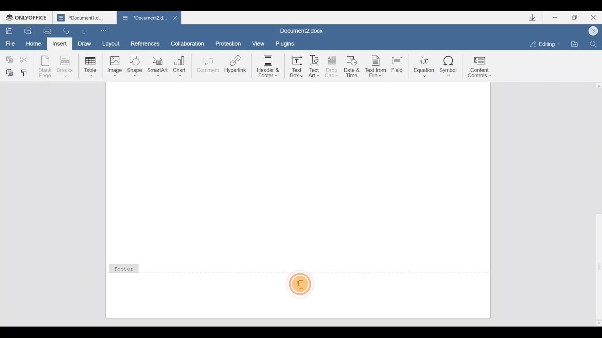  Describe the element at coordinates (66, 30) in the screenshot. I see `Undo` at that location.